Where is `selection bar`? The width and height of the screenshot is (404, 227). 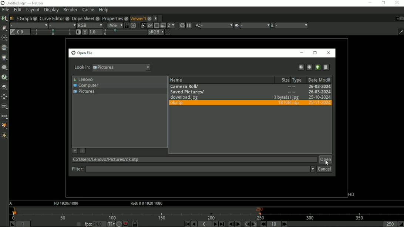 selection bar is located at coordinates (125, 32).